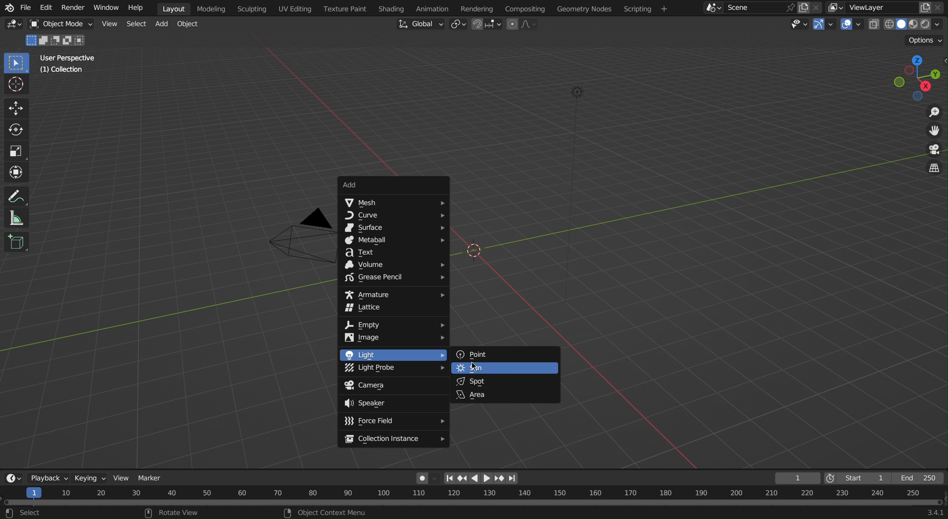  Describe the element at coordinates (17, 108) in the screenshot. I see `Move` at that location.